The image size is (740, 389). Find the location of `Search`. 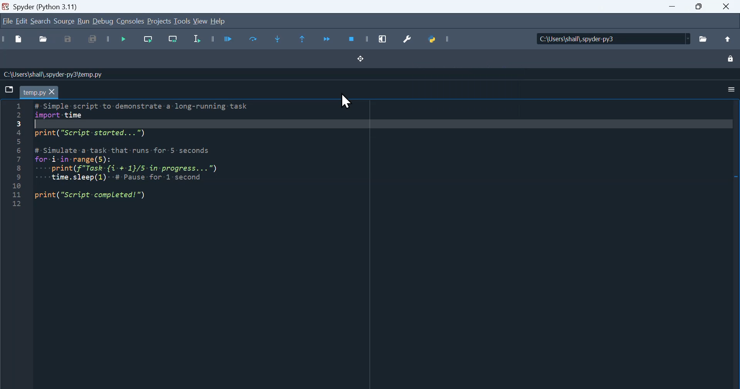

Search is located at coordinates (41, 22).